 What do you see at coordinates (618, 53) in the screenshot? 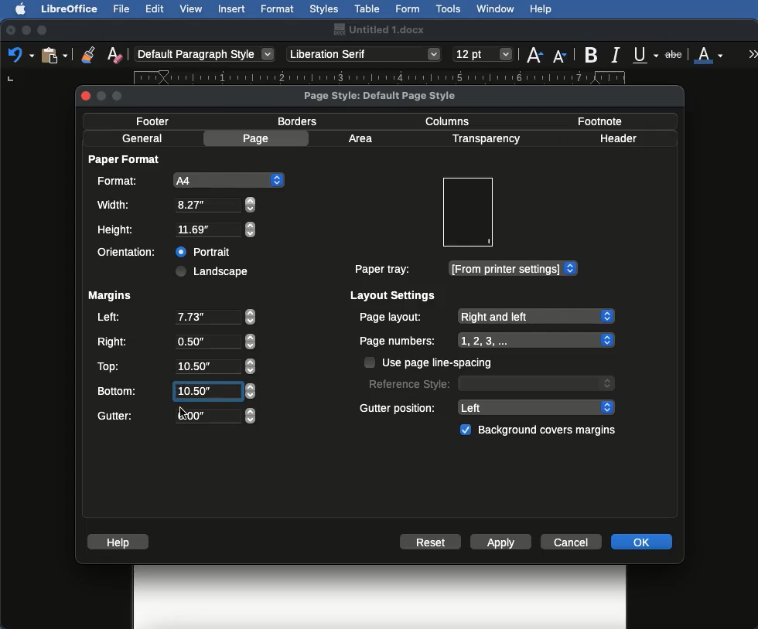
I see `Italics` at bounding box center [618, 53].